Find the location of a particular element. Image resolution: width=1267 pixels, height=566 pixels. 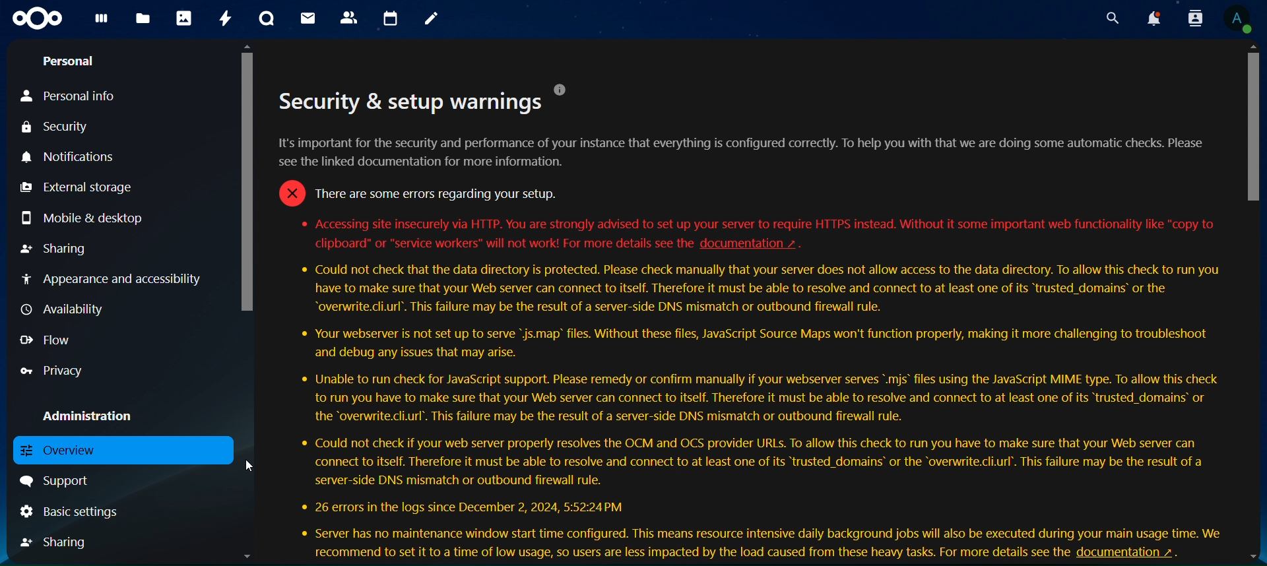

contact is located at coordinates (350, 18).